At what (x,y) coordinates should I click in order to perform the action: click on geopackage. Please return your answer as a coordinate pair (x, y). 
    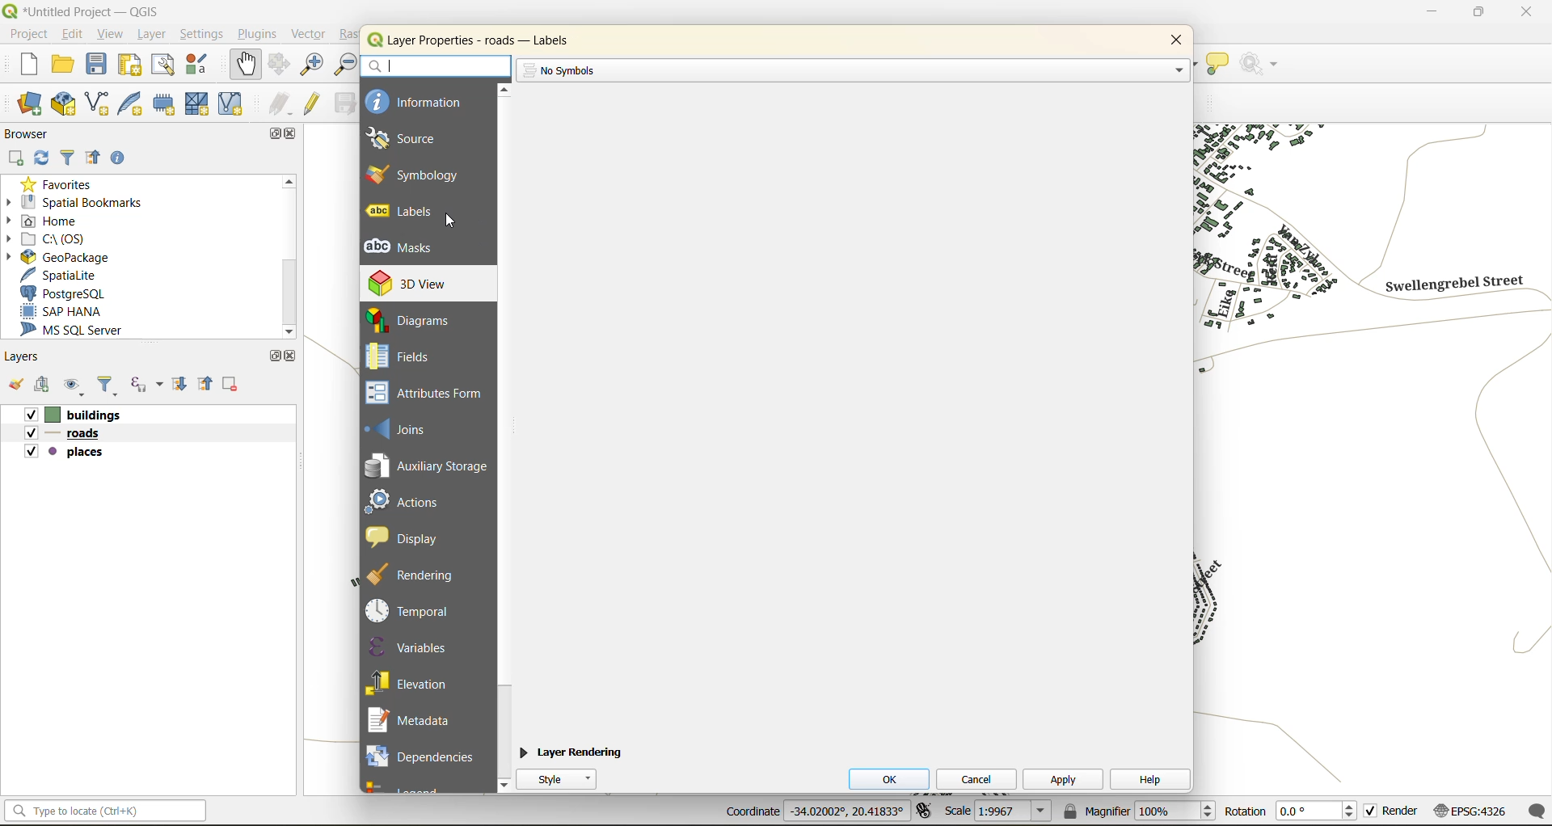
    Looking at the image, I should click on (66, 259).